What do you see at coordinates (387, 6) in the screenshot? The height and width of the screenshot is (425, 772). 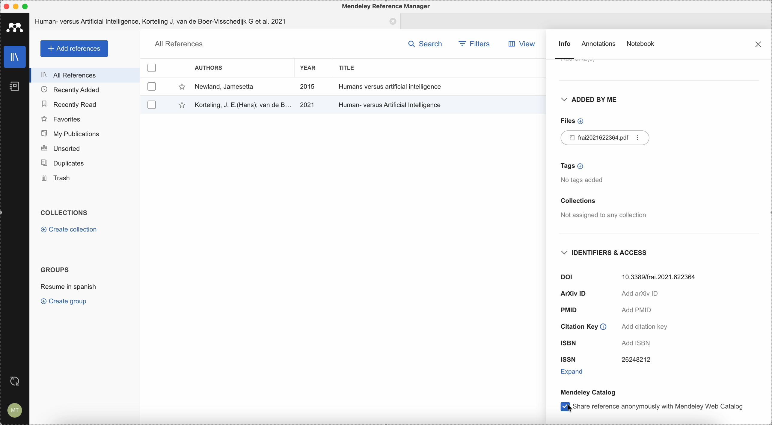 I see `Mendeley Reference Manager` at bounding box center [387, 6].